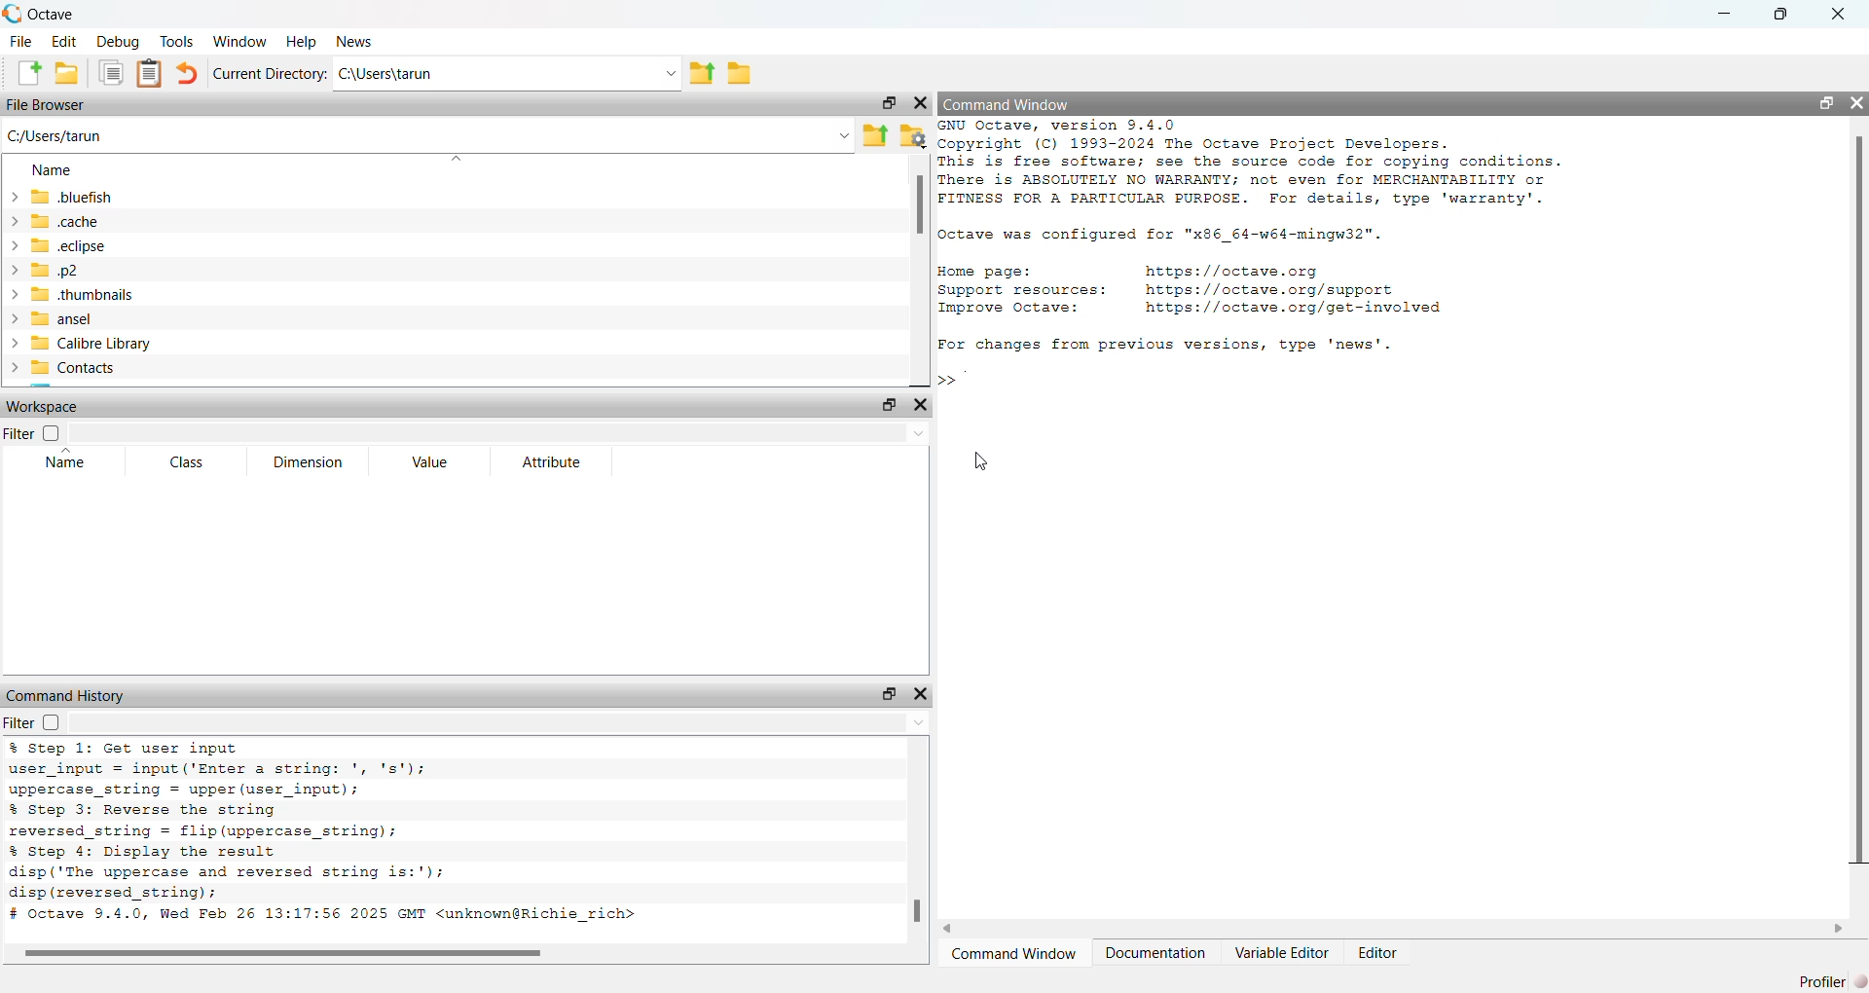 This screenshot has height=993, width=1869. What do you see at coordinates (150, 74) in the screenshot?
I see `paste` at bounding box center [150, 74].